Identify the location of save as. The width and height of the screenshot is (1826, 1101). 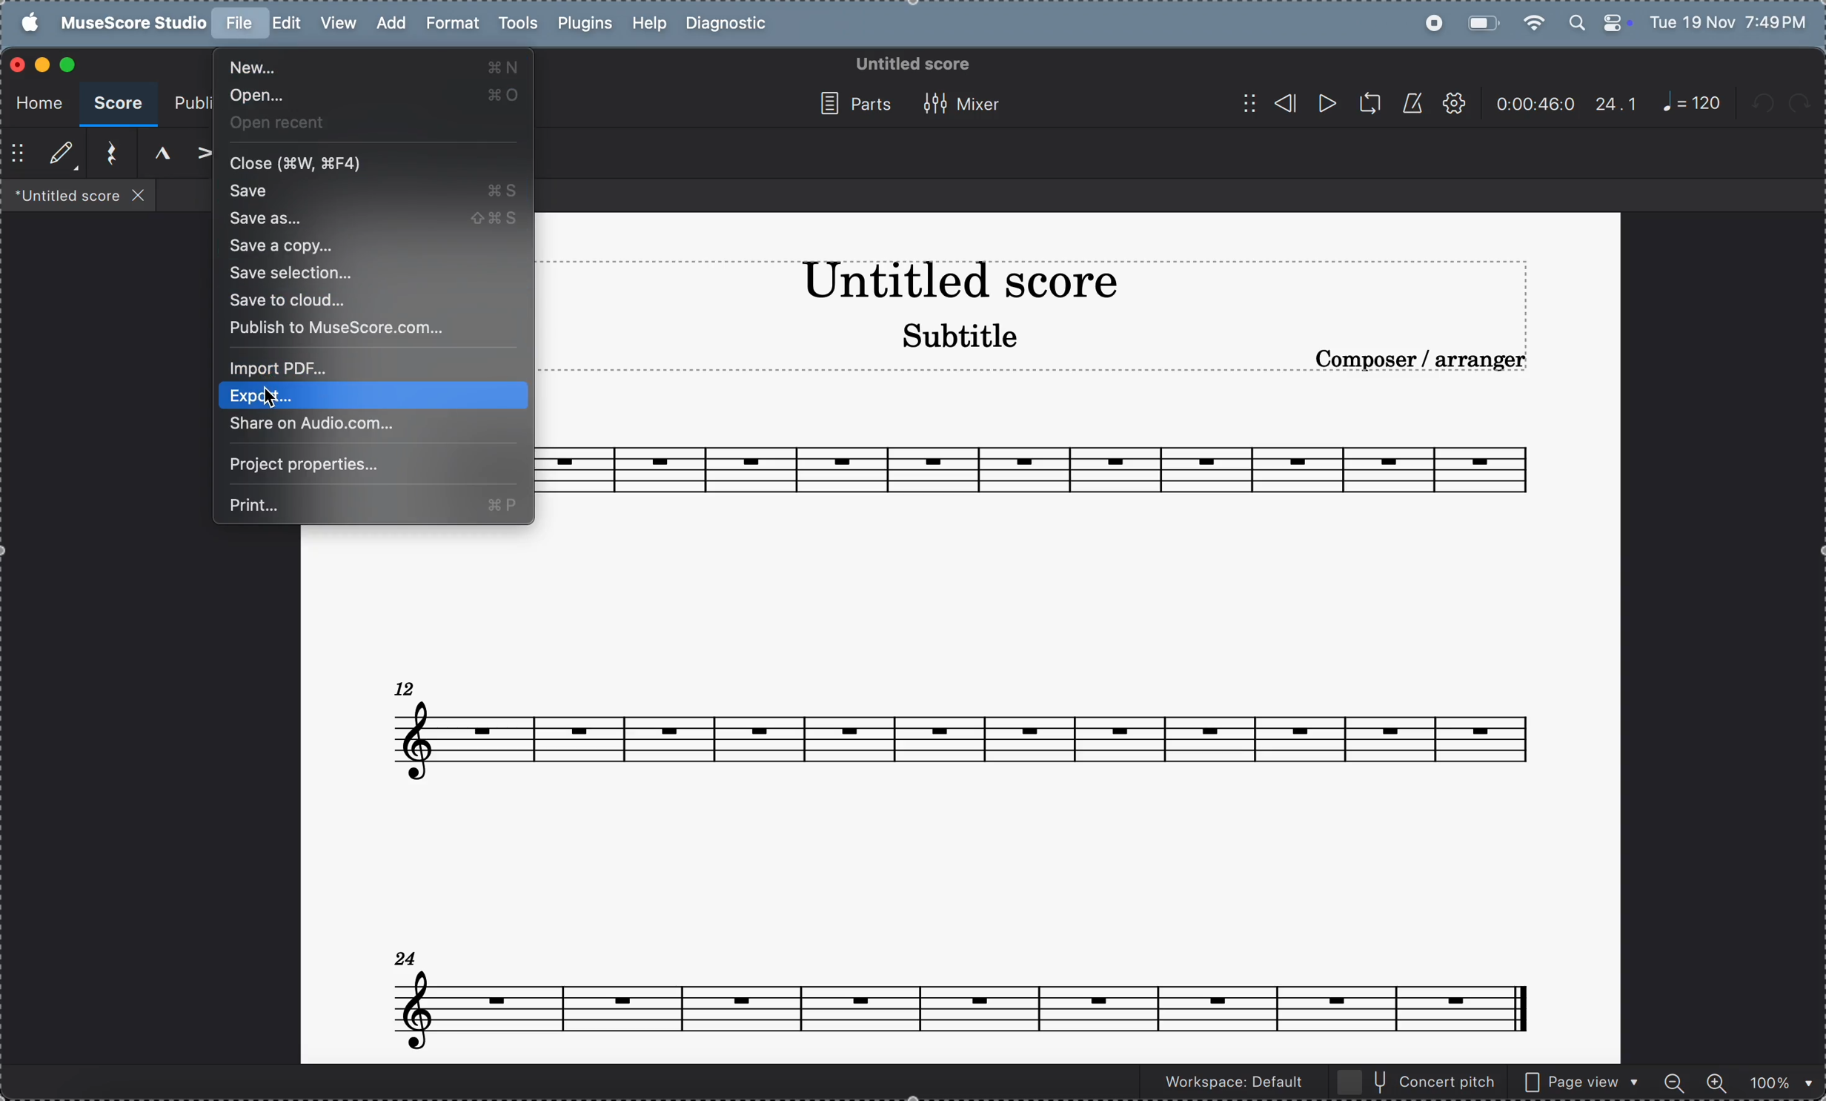
(373, 219).